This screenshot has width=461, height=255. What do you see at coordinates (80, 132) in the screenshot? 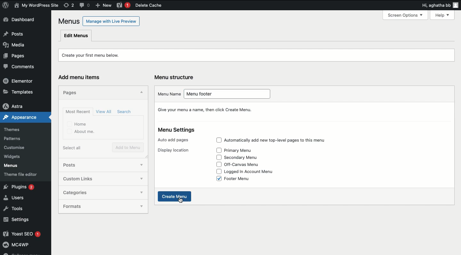
I see `About me.` at bounding box center [80, 132].